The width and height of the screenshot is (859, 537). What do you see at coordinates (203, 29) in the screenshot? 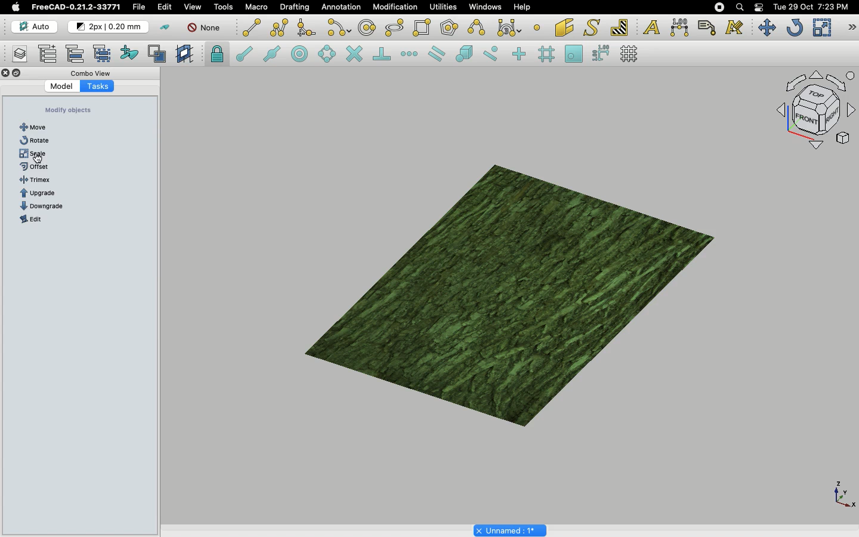
I see `None` at bounding box center [203, 29].